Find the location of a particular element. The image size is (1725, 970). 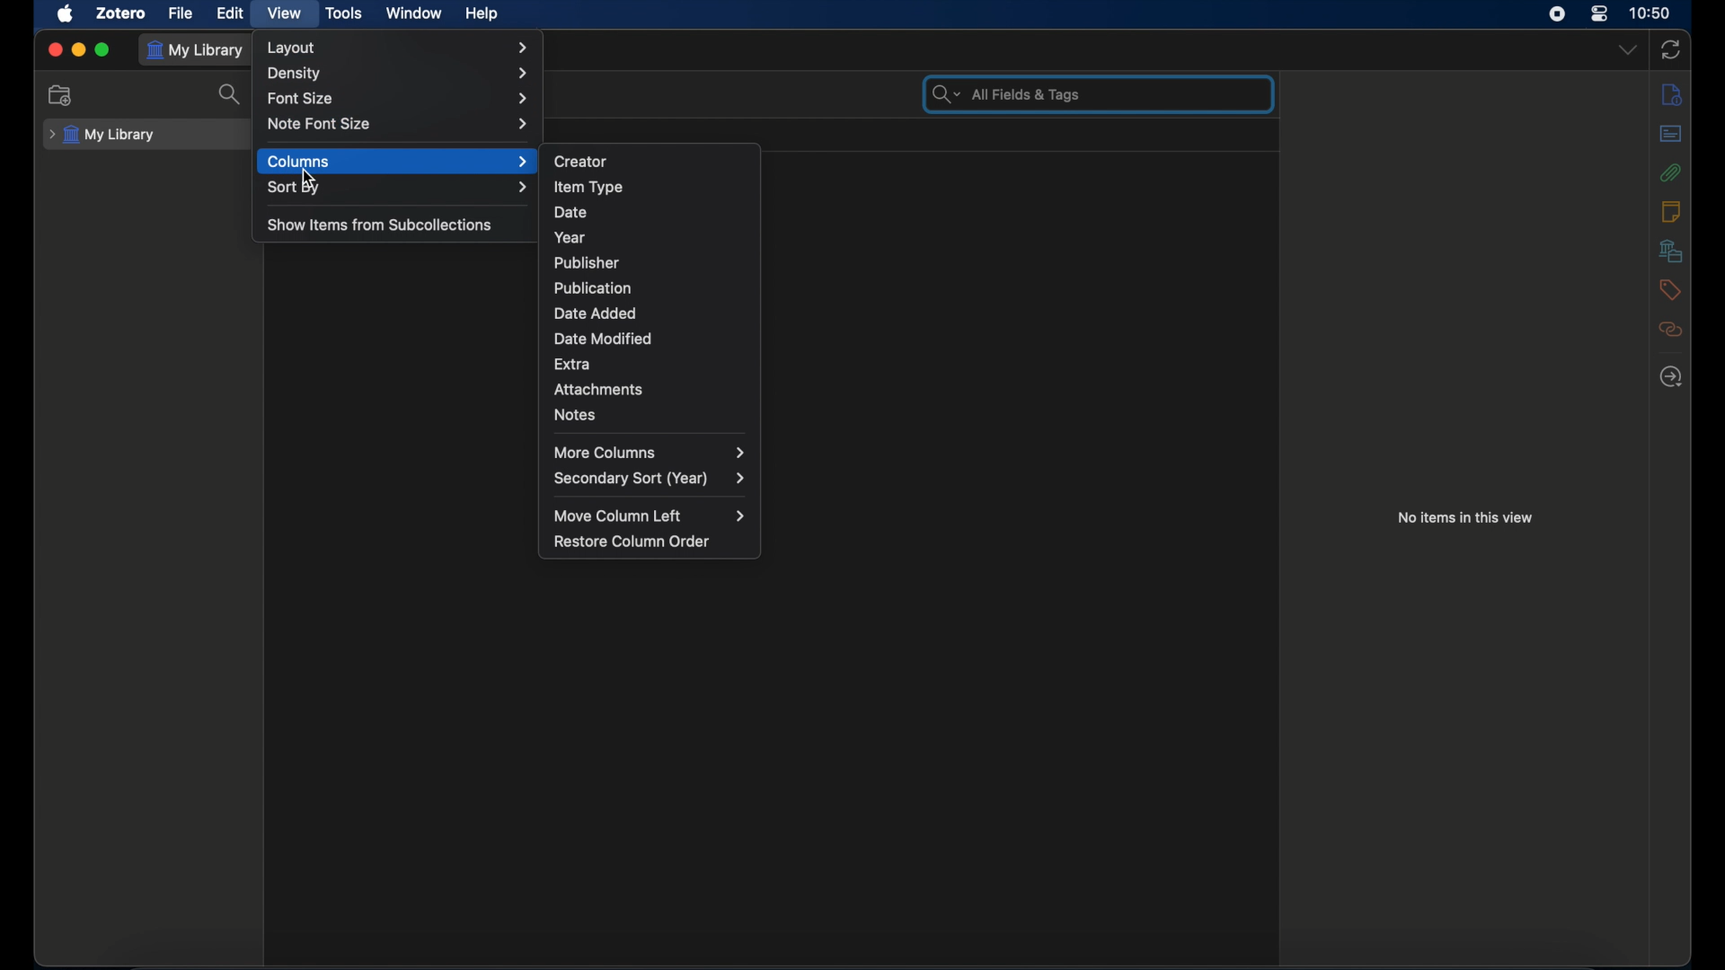

font size is located at coordinates (397, 99).